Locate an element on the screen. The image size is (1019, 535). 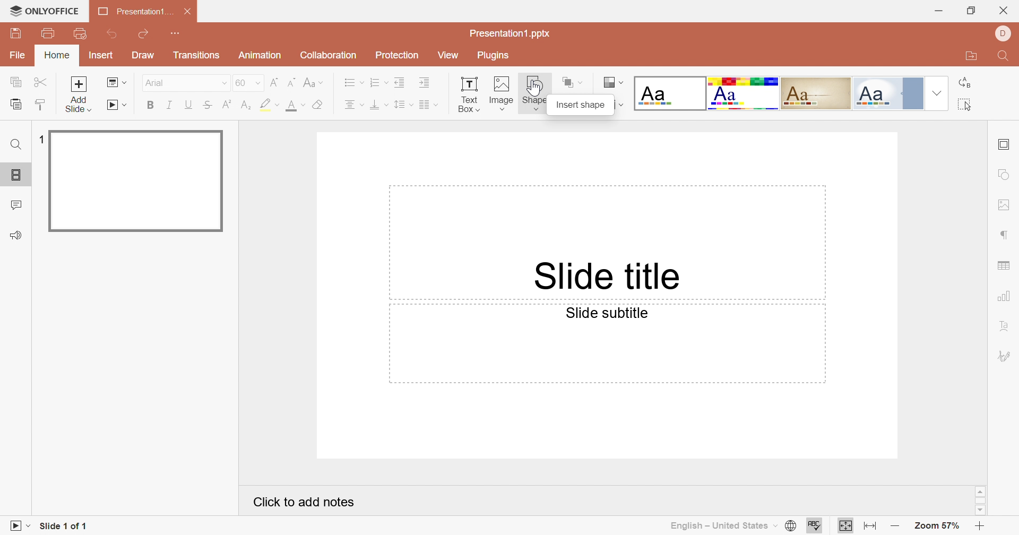
Fit to width is located at coordinates (871, 525).